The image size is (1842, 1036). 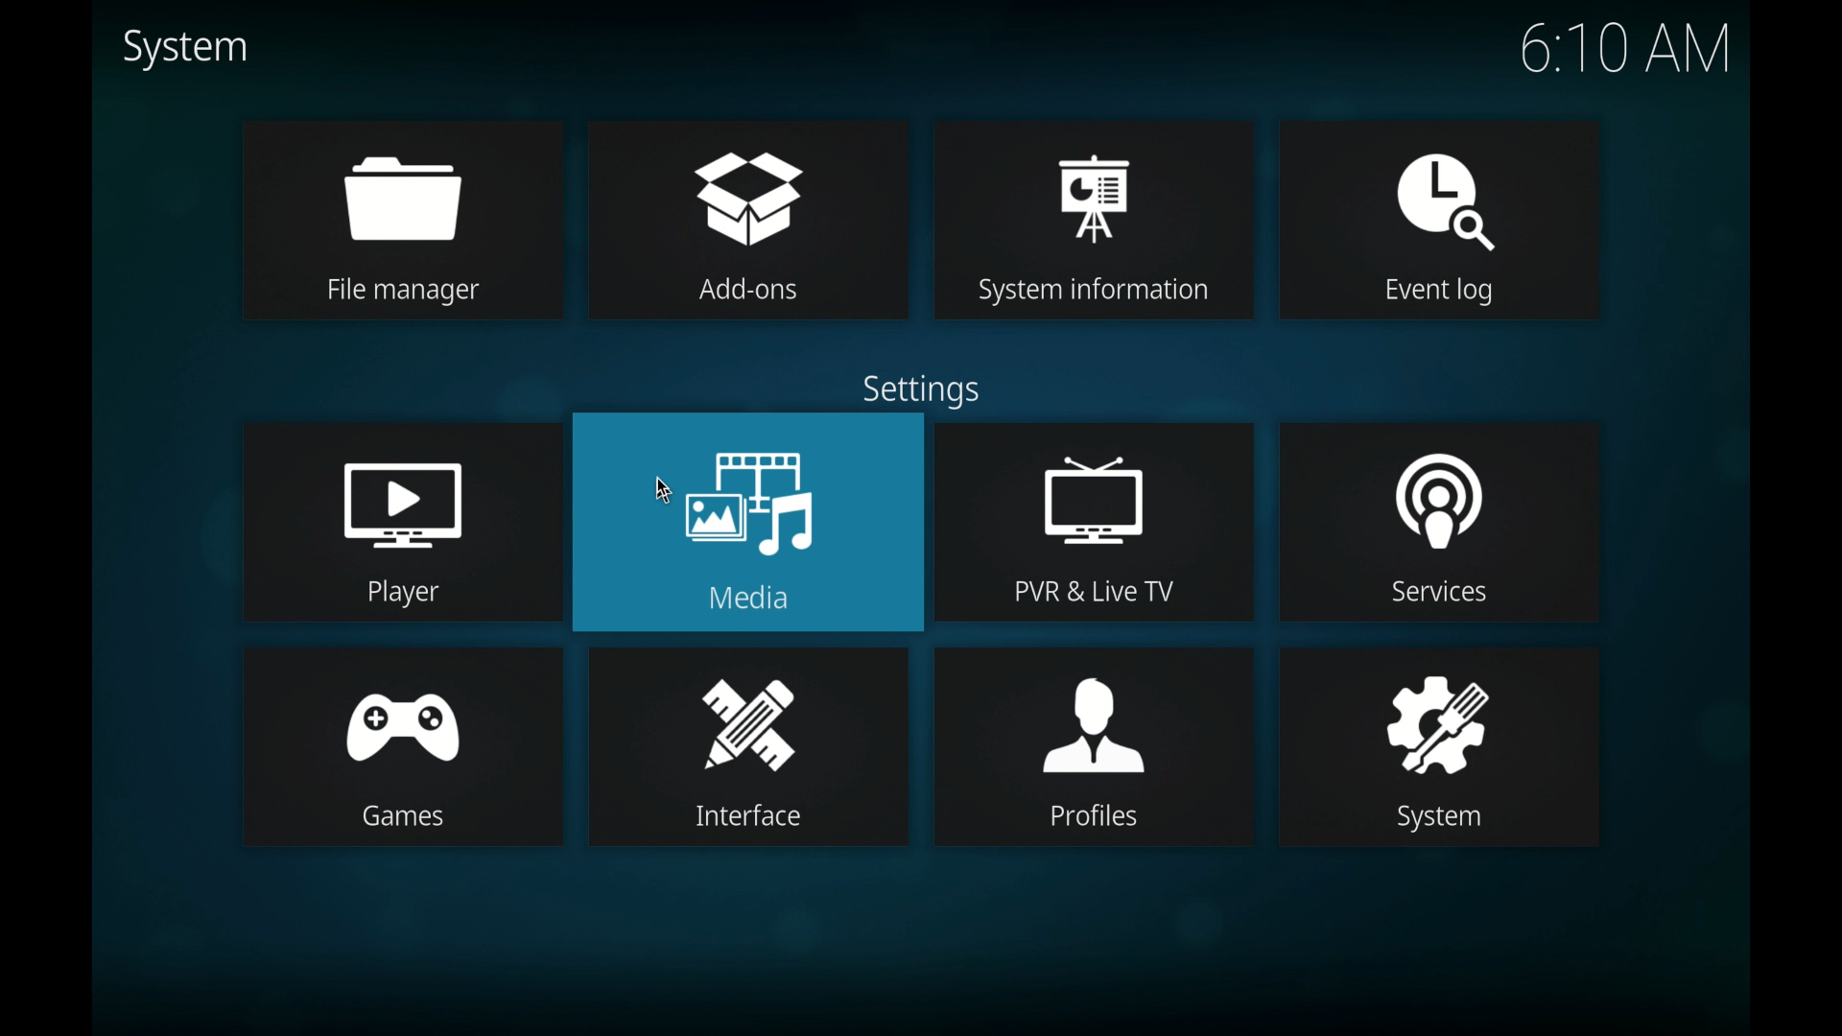 I want to click on services, so click(x=1439, y=522).